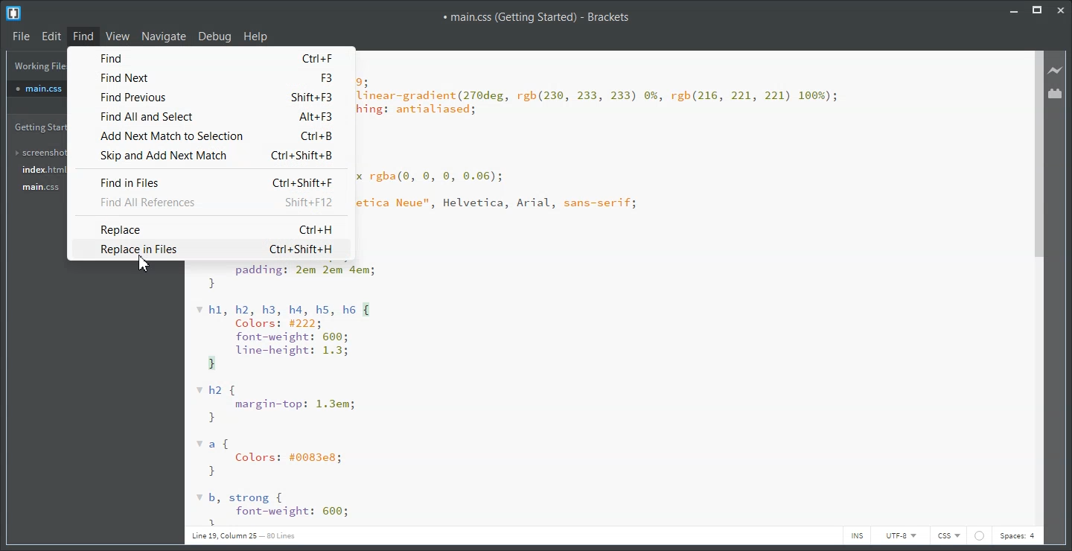 The image size is (1072, 551). What do you see at coordinates (37, 153) in the screenshot?
I see `screenshots` at bounding box center [37, 153].